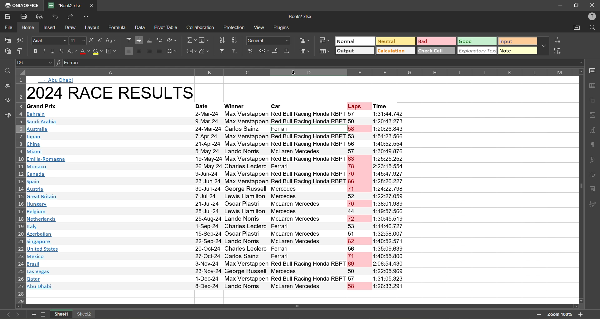 The width and height of the screenshot is (600, 319). Describe the element at coordinates (557, 51) in the screenshot. I see `select all` at that location.